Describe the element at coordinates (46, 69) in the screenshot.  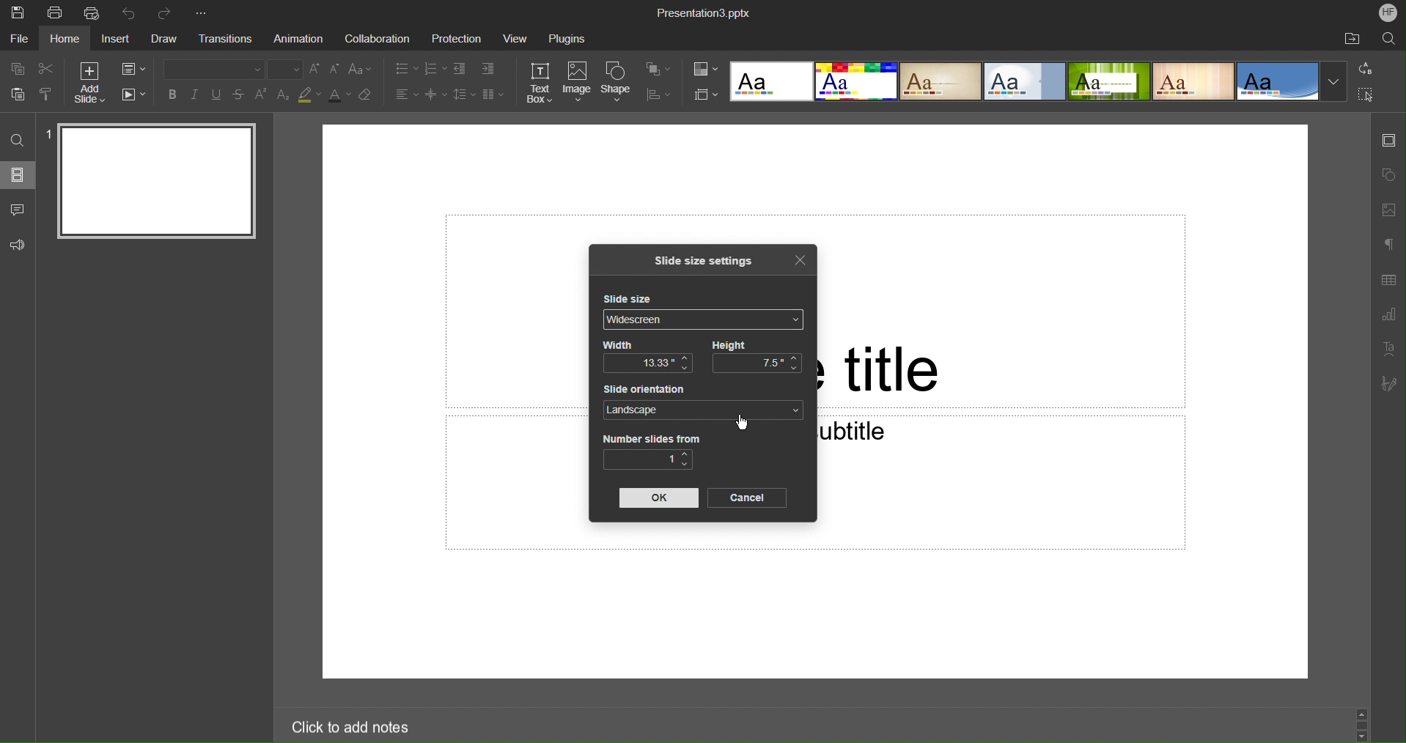
I see `Cut` at that location.